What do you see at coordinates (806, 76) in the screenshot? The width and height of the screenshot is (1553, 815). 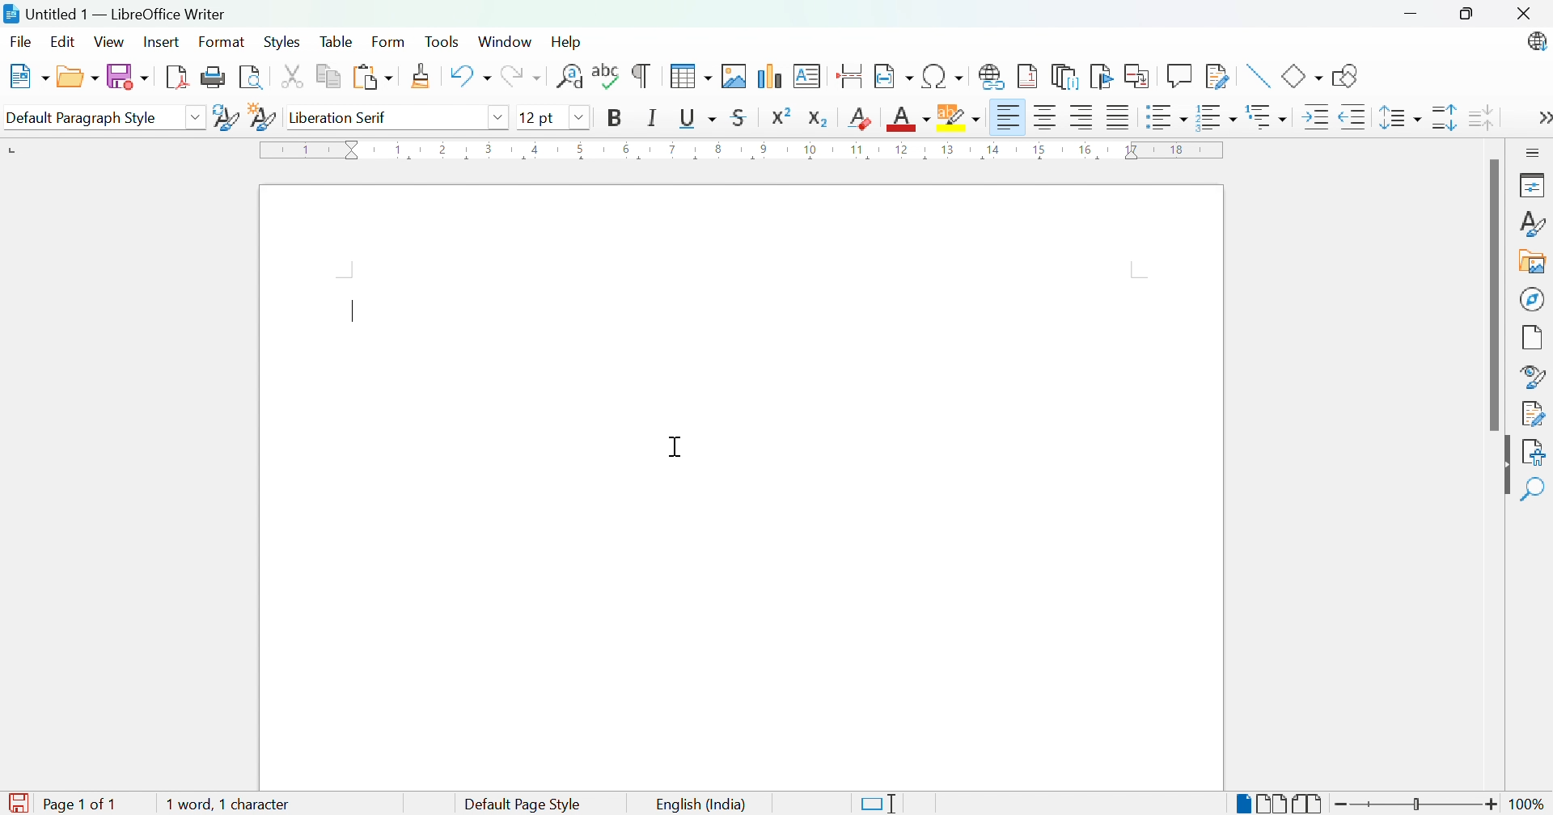 I see `Insert text box` at bounding box center [806, 76].